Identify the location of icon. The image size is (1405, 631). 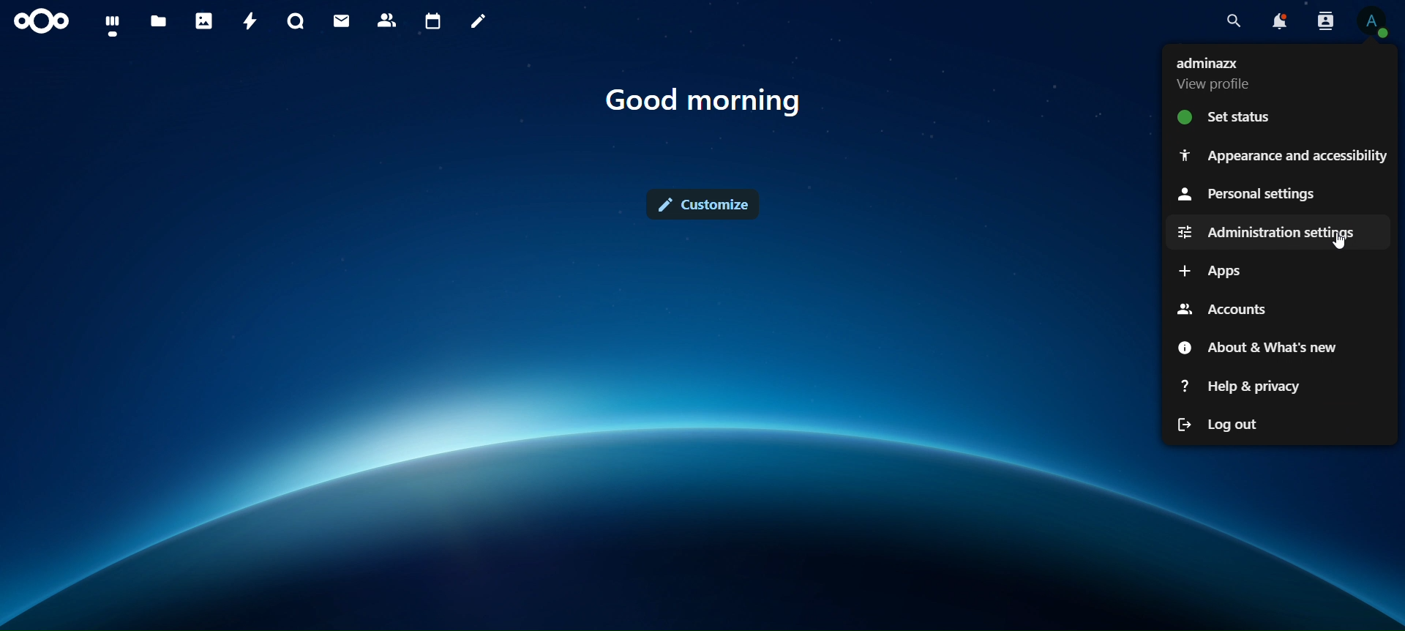
(43, 21).